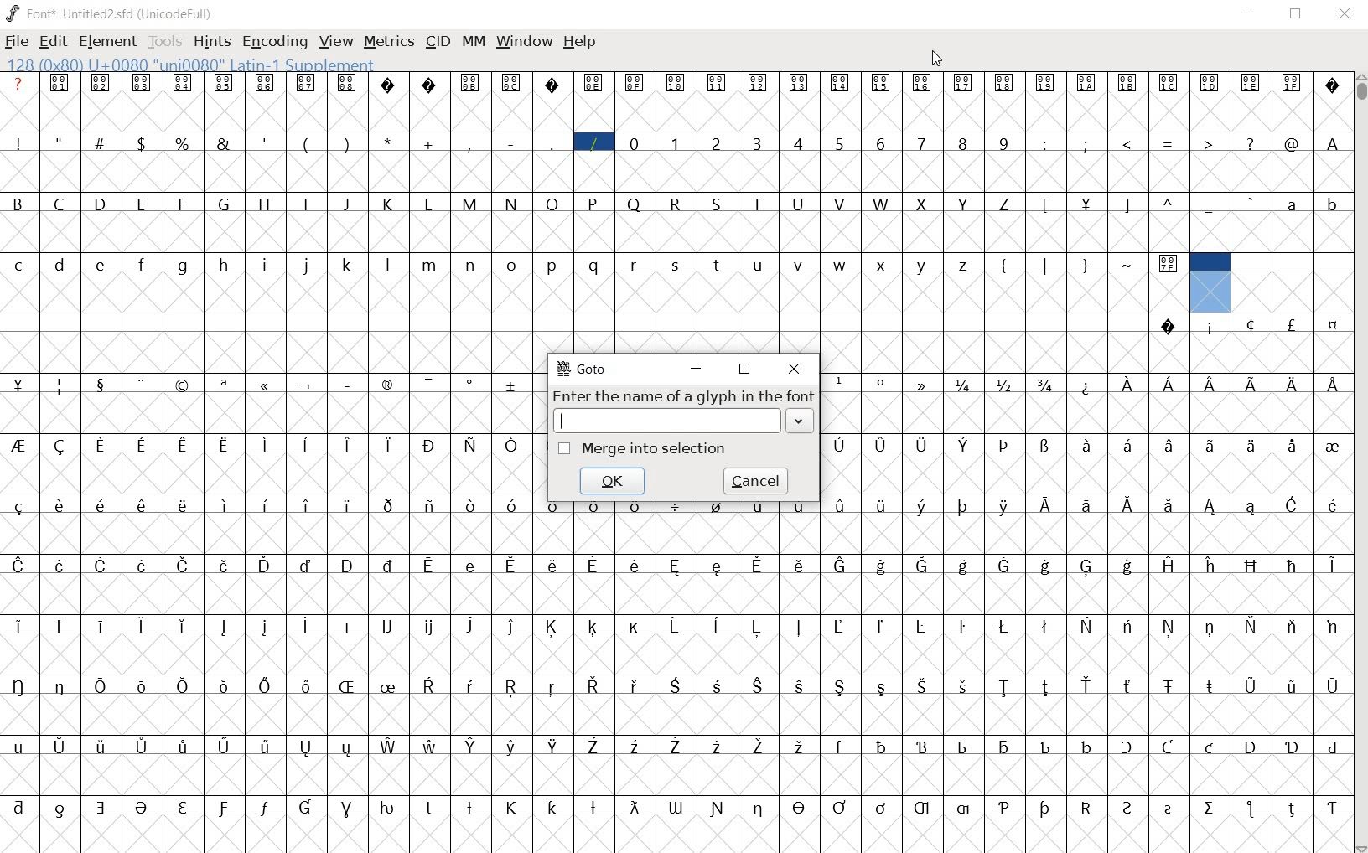 The width and height of the screenshot is (1368, 853). I want to click on Symbol, so click(389, 807).